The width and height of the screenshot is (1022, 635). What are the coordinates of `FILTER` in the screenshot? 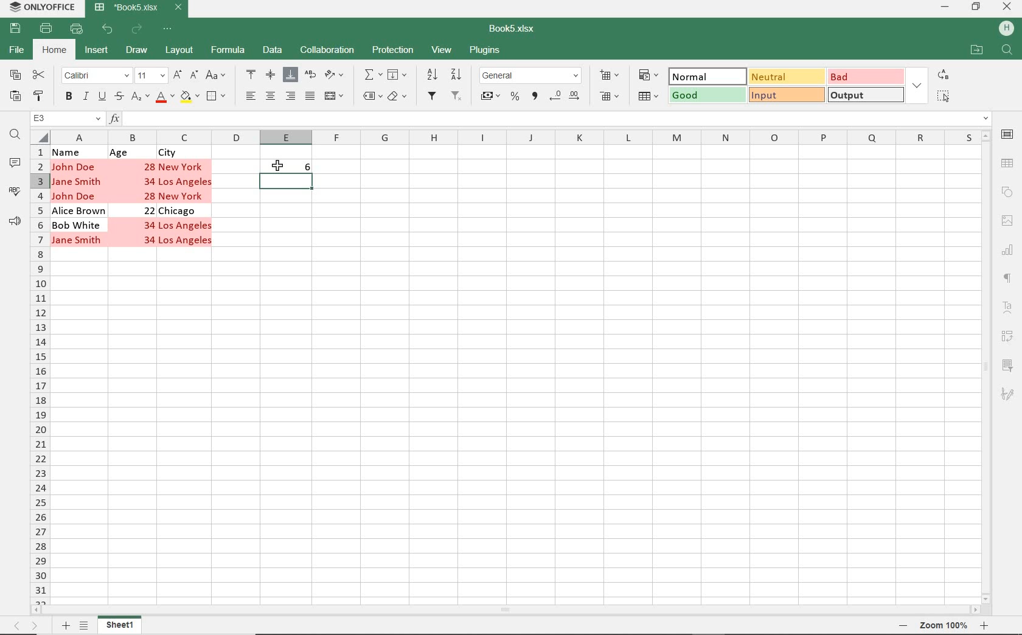 It's located at (433, 97).